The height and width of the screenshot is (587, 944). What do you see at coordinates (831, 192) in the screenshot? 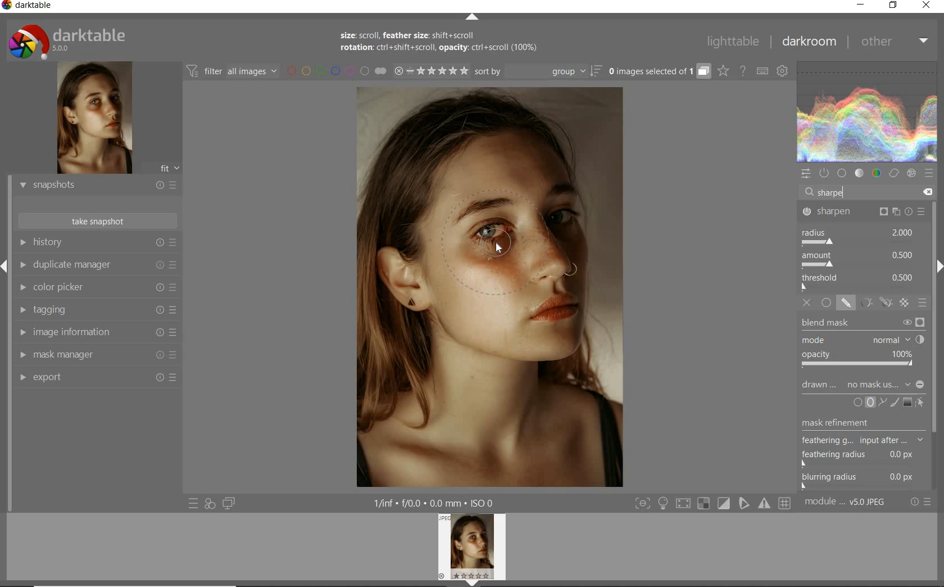
I see `INPUT VALUE` at bounding box center [831, 192].